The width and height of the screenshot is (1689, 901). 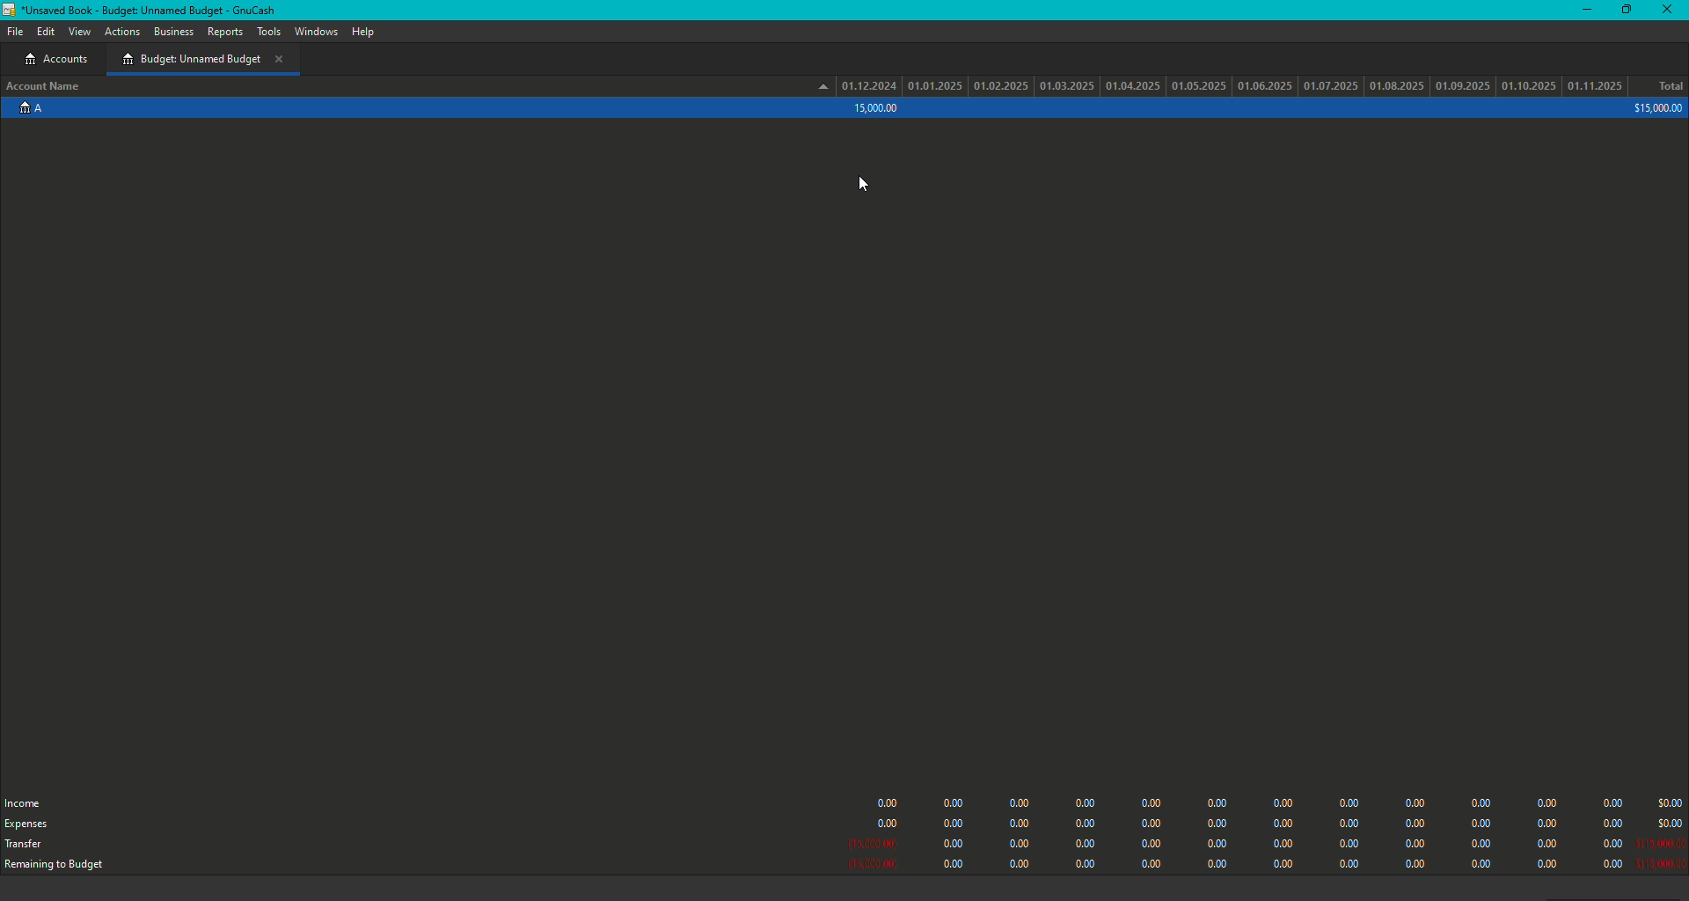 What do you see at coordinates (26, 847) in the screenshot?
I see `Transfer` at bounding box center [26, 847].